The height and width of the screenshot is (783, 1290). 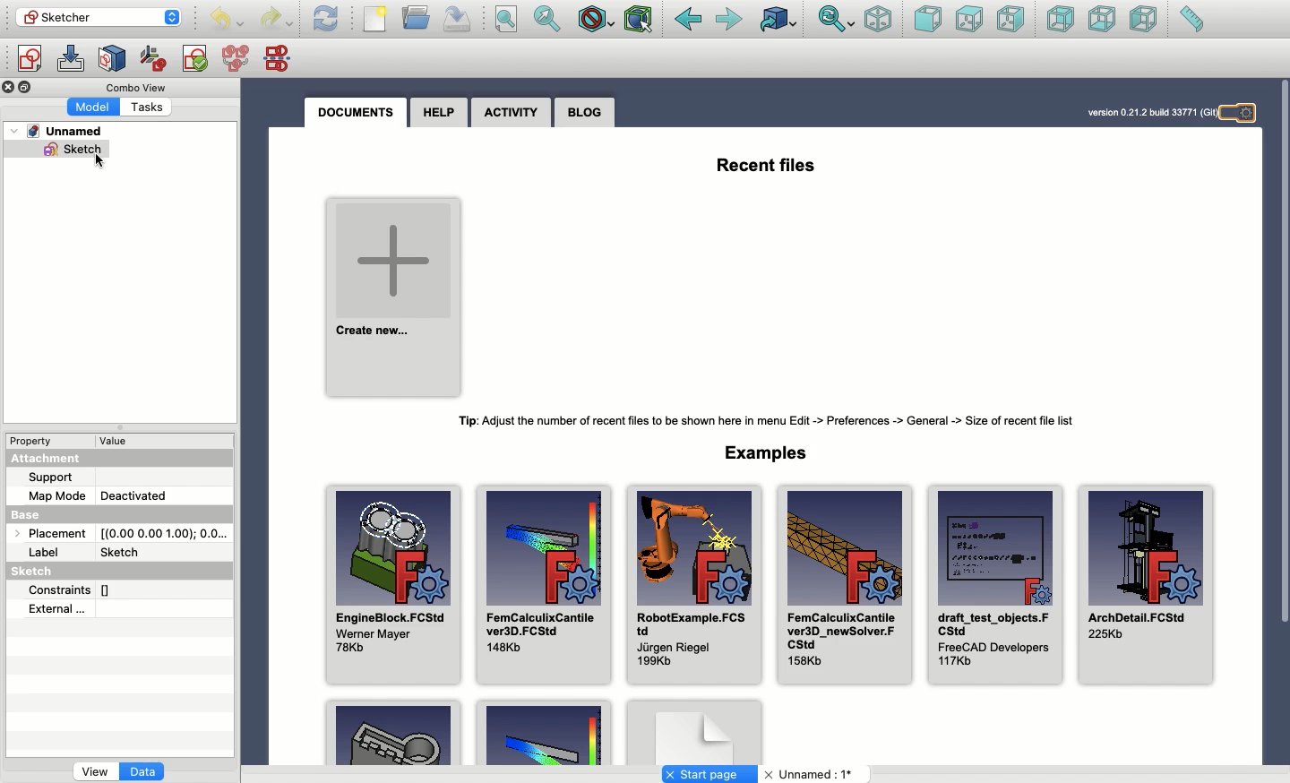 I want to click on Label, so click(x=47, y=553).